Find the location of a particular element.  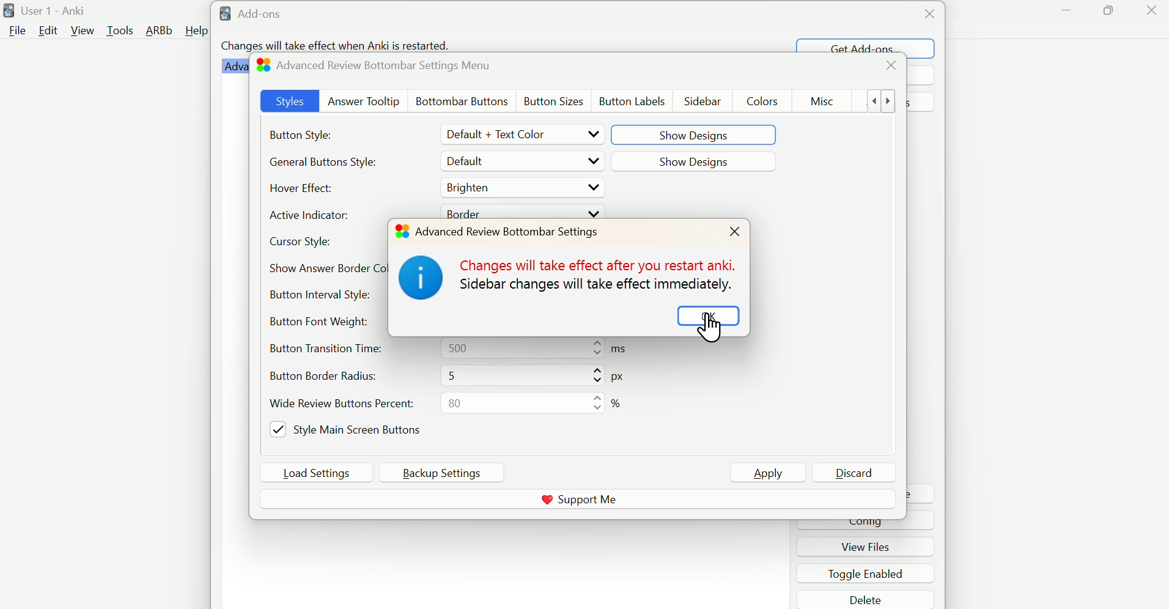

close is located at coordinates (1154, 11).